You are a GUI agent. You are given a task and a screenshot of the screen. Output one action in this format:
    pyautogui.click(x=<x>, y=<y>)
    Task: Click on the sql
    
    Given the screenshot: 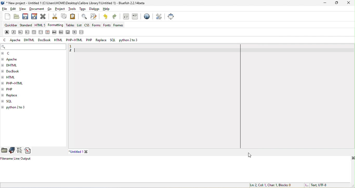 What is the action you would take?
    pyautogui.click(x=12, y=101)
    